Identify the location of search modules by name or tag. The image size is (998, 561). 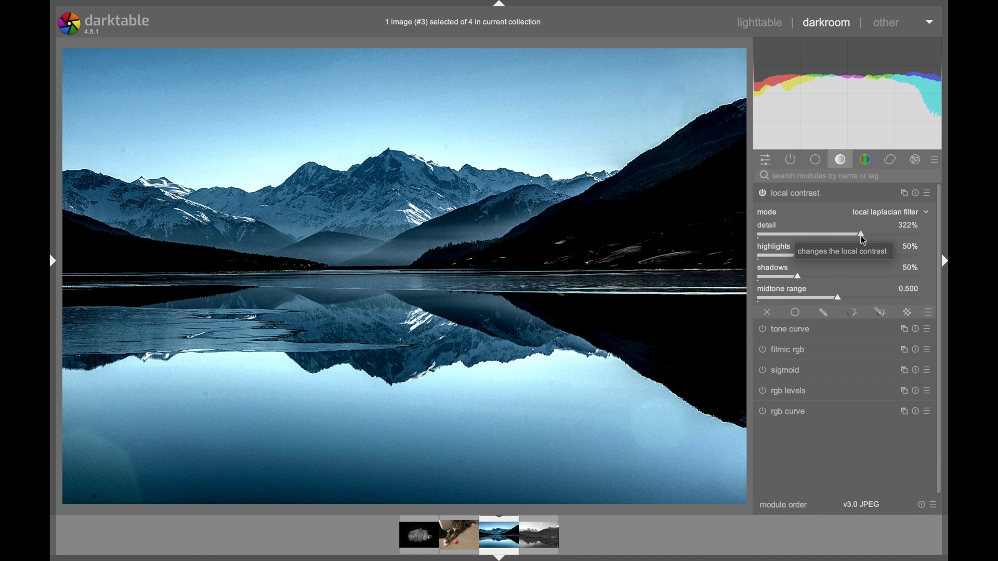
(820, 176).